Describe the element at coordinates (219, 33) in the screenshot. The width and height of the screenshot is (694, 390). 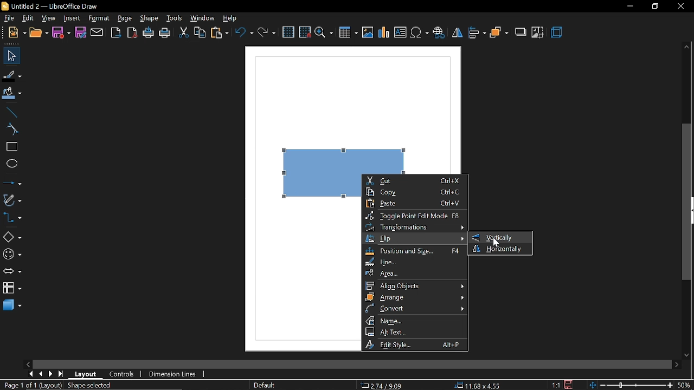
I see `paste` at that location.